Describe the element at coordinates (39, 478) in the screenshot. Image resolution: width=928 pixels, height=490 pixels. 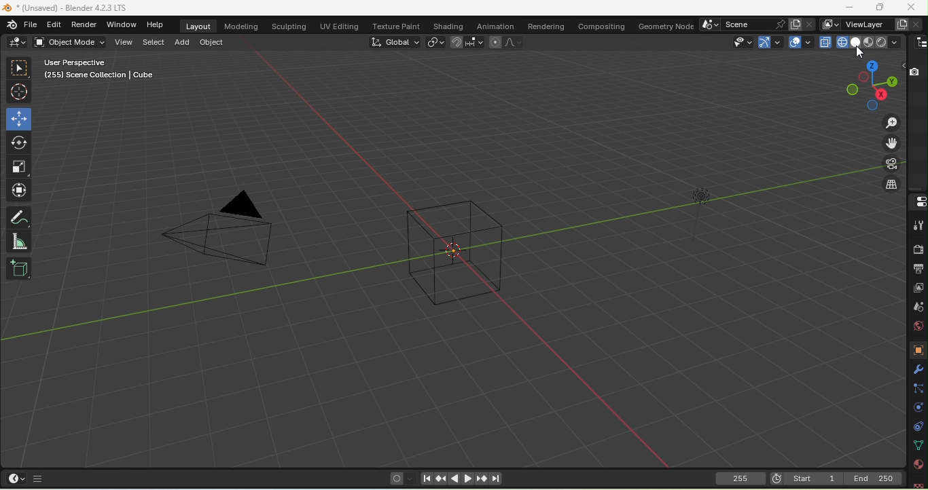
I see `GUI show/hide` at that location.